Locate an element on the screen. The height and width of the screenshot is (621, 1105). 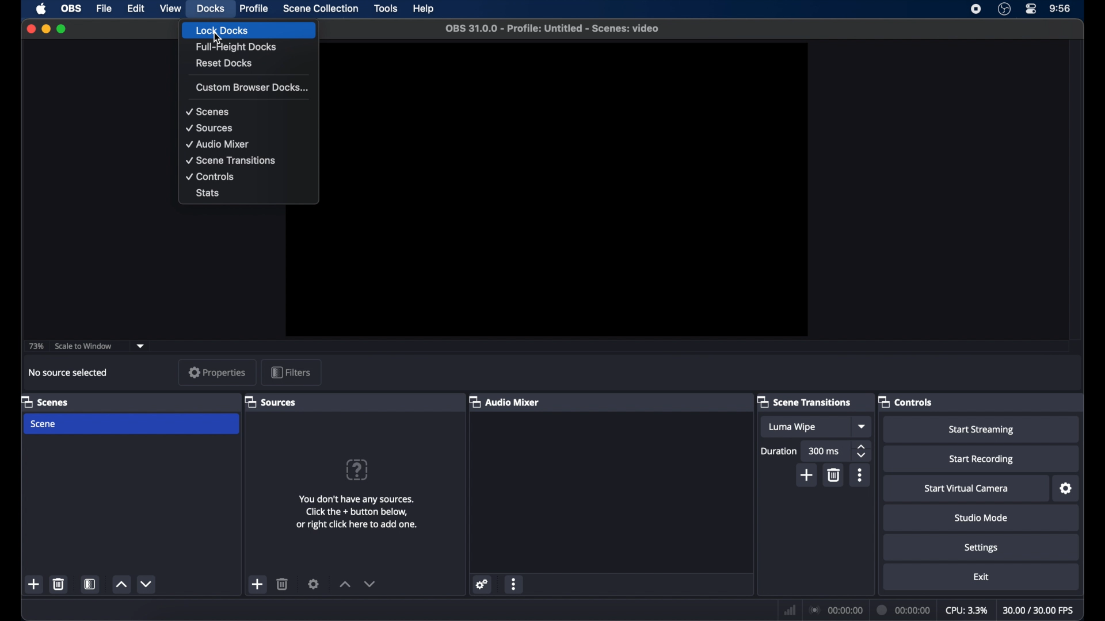
scenes is located at coordinates (208, 112).